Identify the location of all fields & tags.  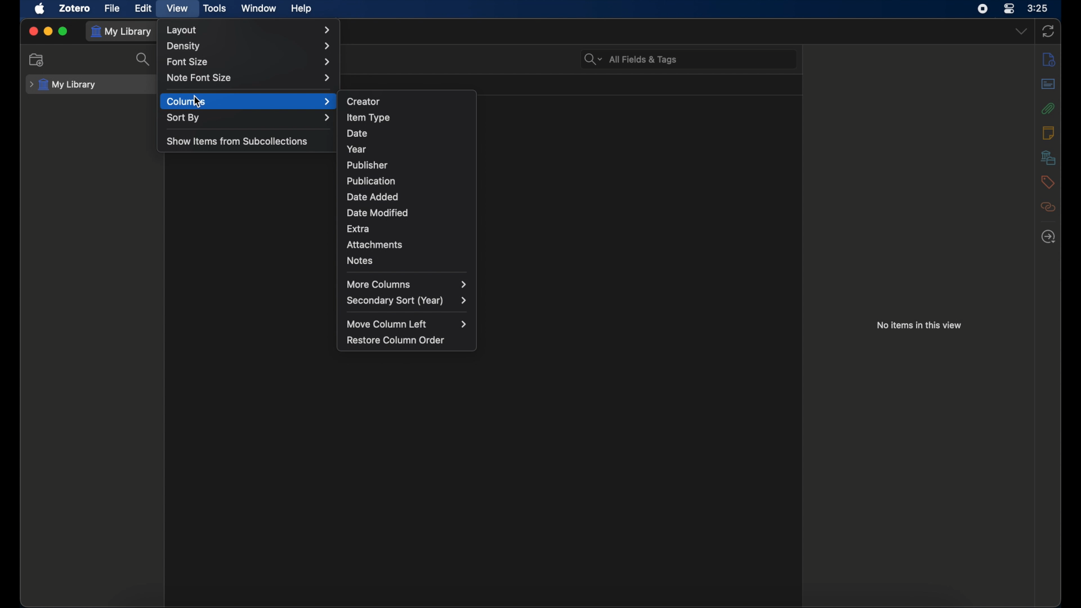
(631, 60).